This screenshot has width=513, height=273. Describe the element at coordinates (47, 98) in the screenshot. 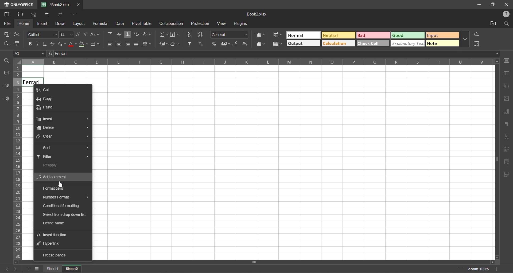

I see `copy` at that location.